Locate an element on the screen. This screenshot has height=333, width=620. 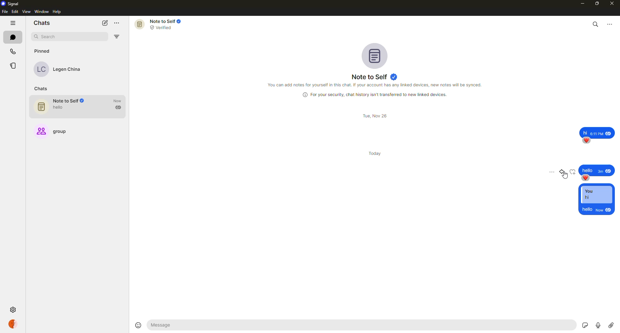
calls is located at coordinates (14, 50).